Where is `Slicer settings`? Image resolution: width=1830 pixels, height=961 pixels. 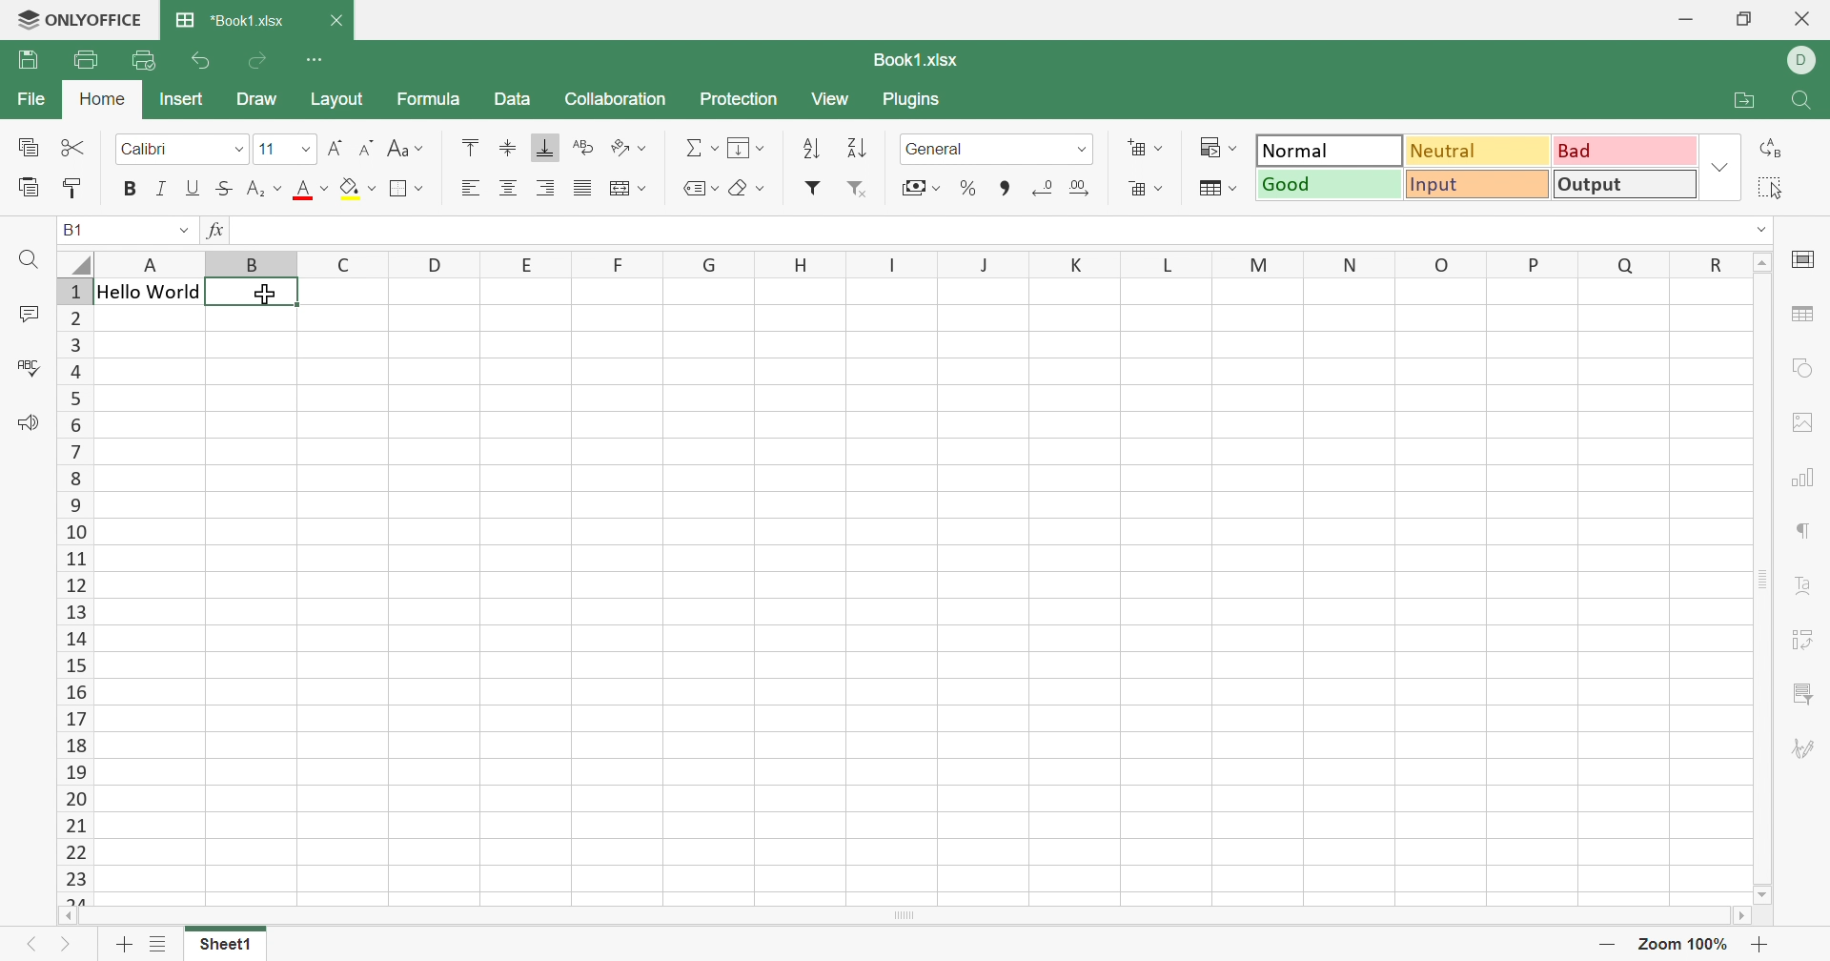 Slicer settings is located at coordinates (1806, 693).